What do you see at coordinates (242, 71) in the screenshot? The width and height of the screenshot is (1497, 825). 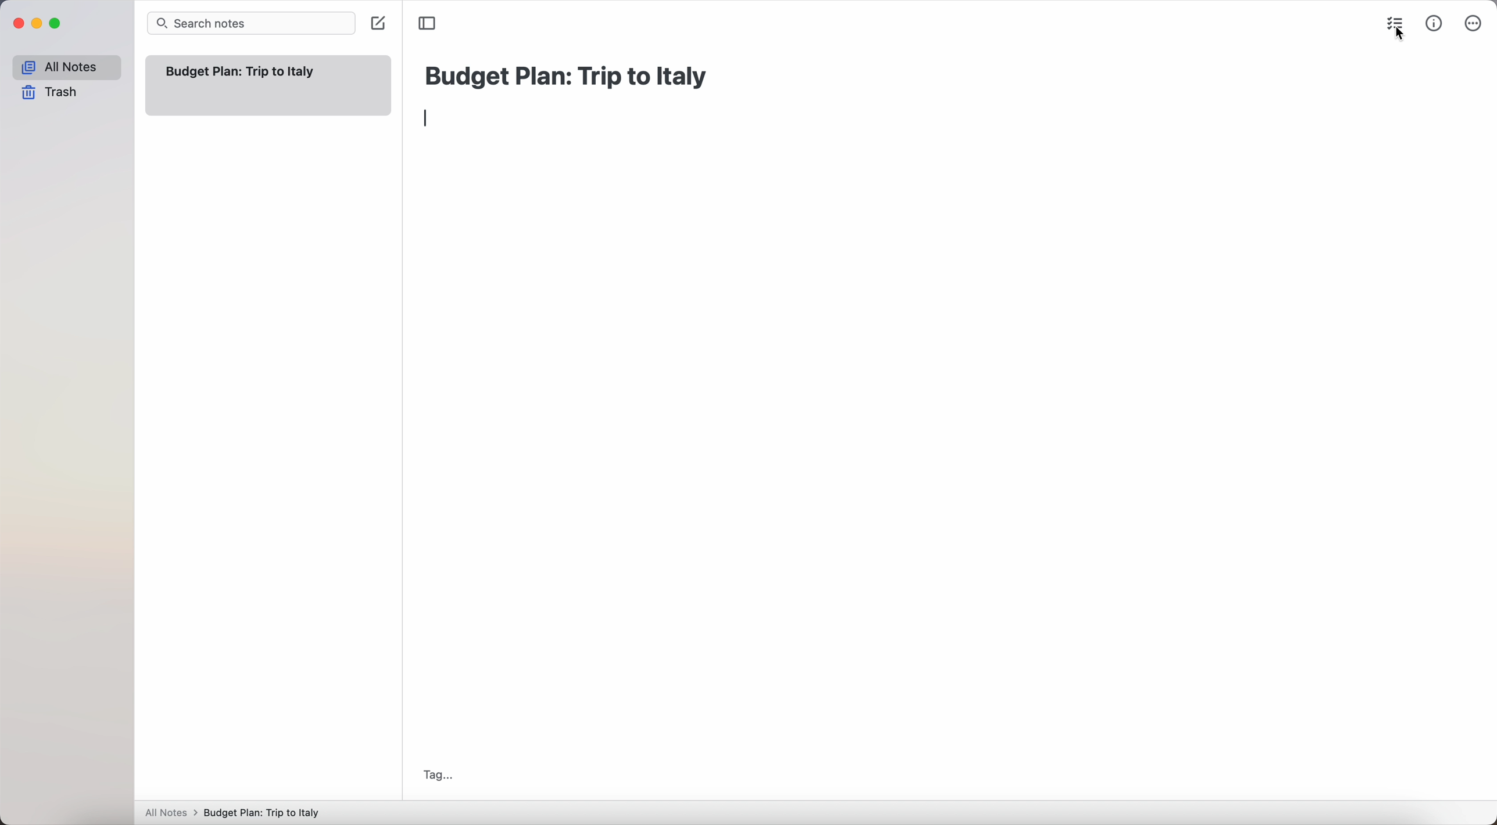 I see `Budget plan trip to Italy note` at bounding box center [242, 71].